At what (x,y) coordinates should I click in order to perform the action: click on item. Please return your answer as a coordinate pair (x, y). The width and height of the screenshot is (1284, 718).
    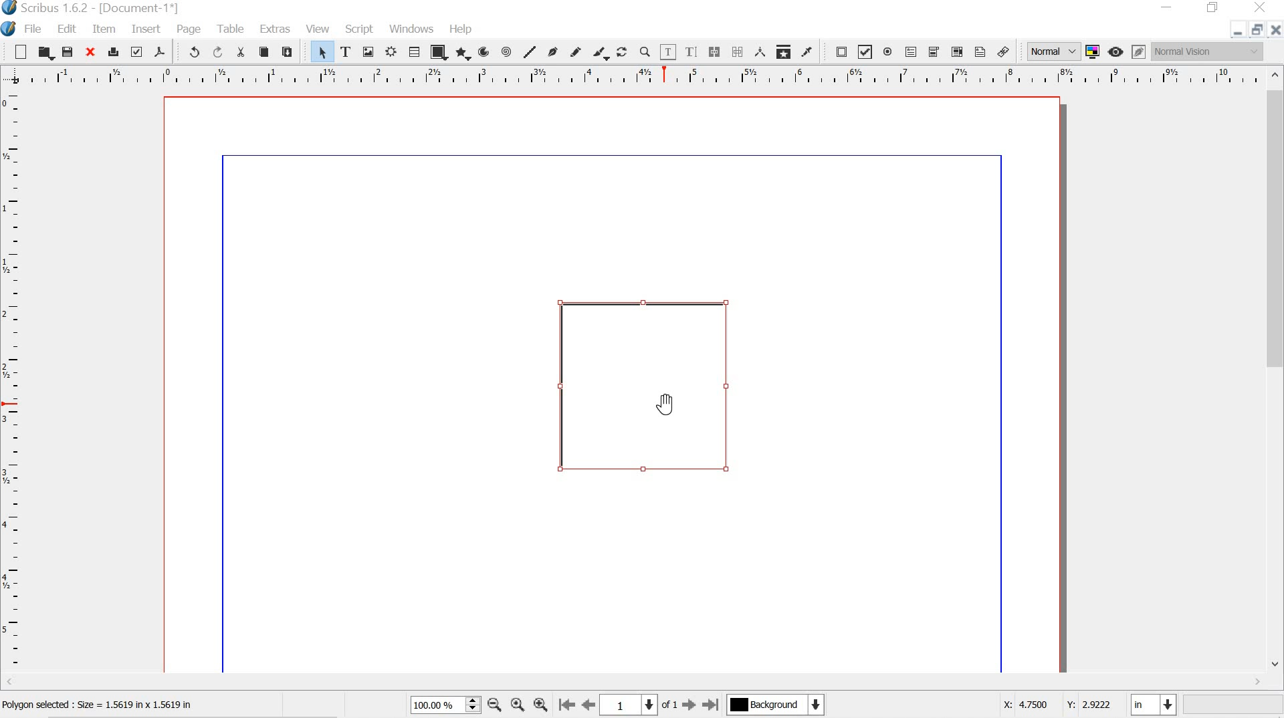
    Looking at the image, I should click on (104, 29).